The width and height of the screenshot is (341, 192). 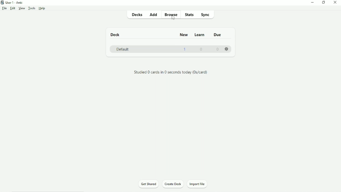 I want to click on Browse, so click(x=172, y=14).